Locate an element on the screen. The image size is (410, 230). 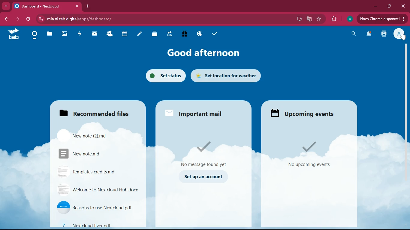
upload is located at coordinates (382, 19).